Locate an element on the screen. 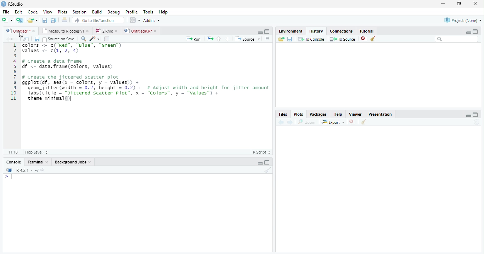 This screenshot has height=254, width=484. RStudio is located at coordinates (12, 4).